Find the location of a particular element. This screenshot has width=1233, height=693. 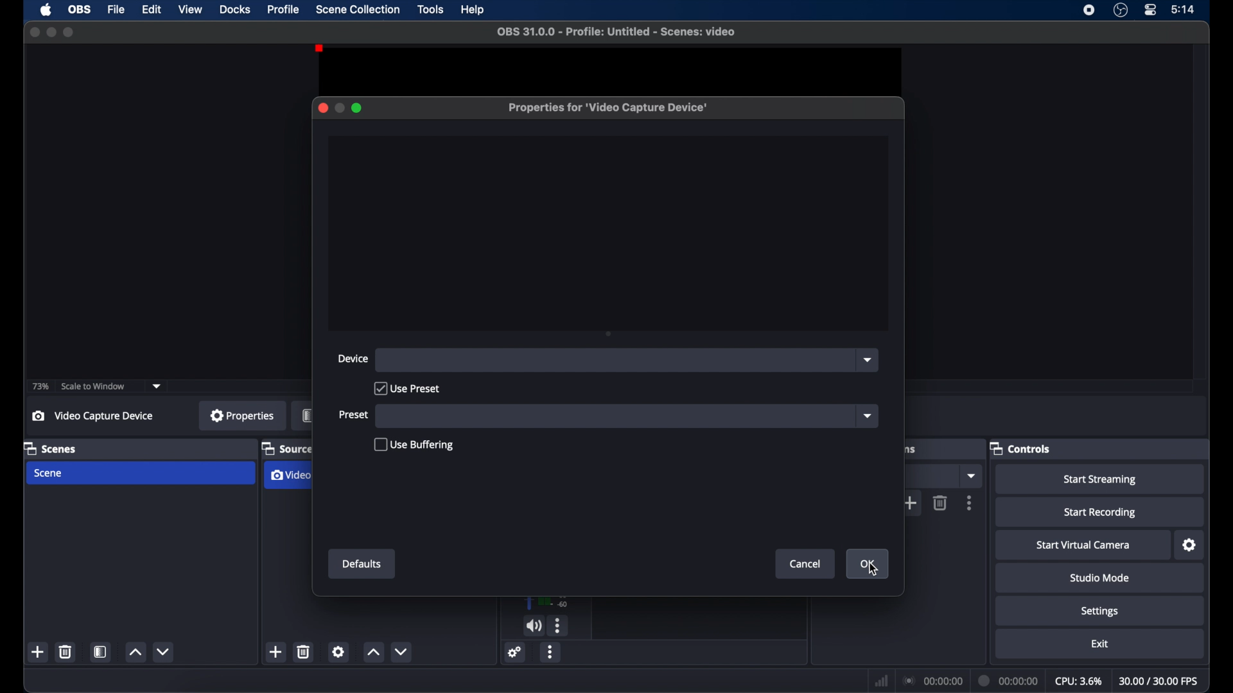

use preset is located at coordinates (407, 388).